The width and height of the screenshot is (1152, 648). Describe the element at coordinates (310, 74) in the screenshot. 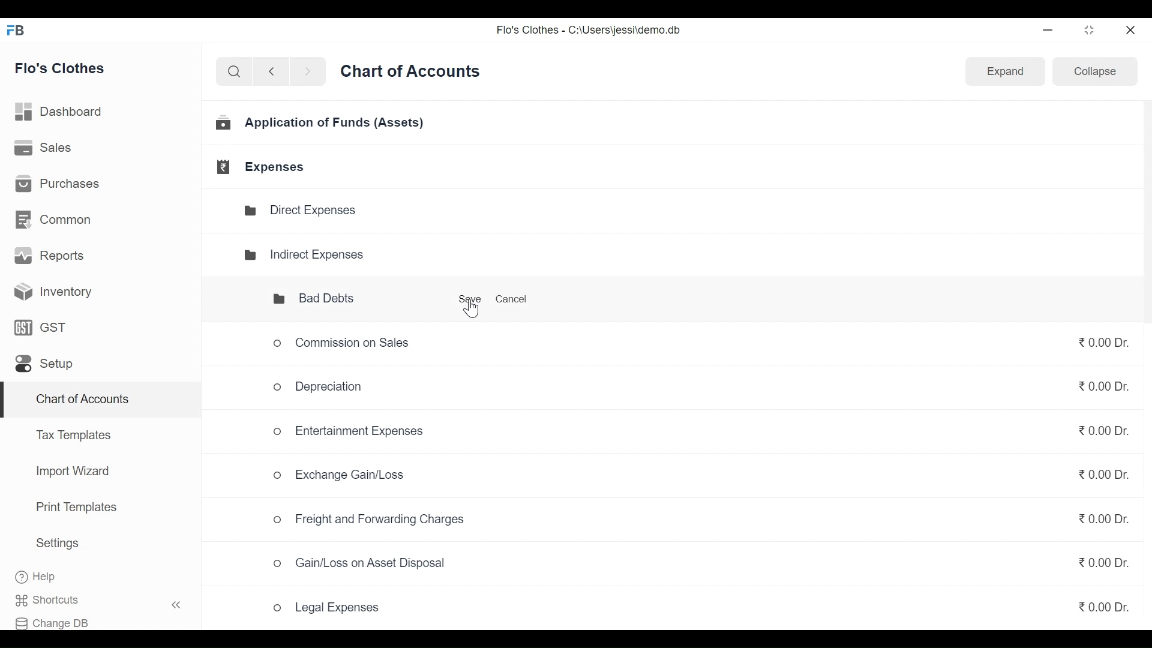

I see `next` at that location.